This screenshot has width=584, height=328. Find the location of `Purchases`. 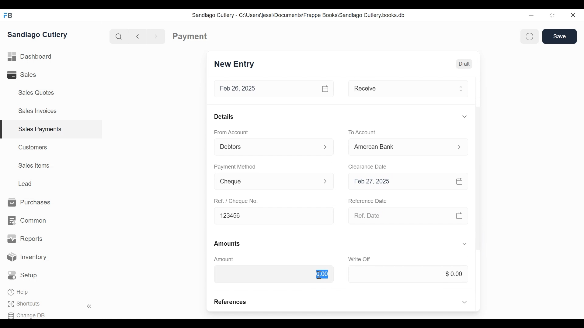

Purchases is located at coordinates (30, 203).